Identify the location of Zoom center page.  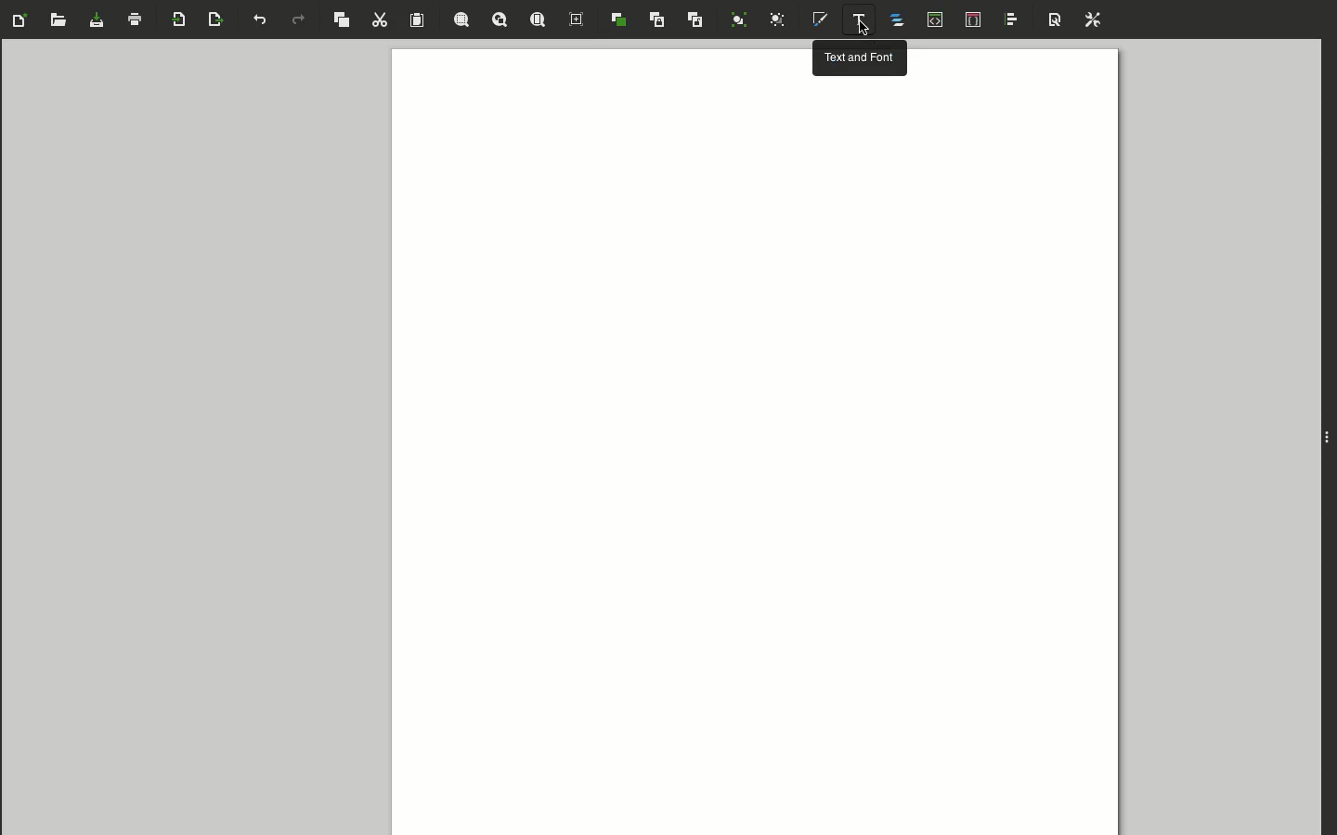
(578, 20).